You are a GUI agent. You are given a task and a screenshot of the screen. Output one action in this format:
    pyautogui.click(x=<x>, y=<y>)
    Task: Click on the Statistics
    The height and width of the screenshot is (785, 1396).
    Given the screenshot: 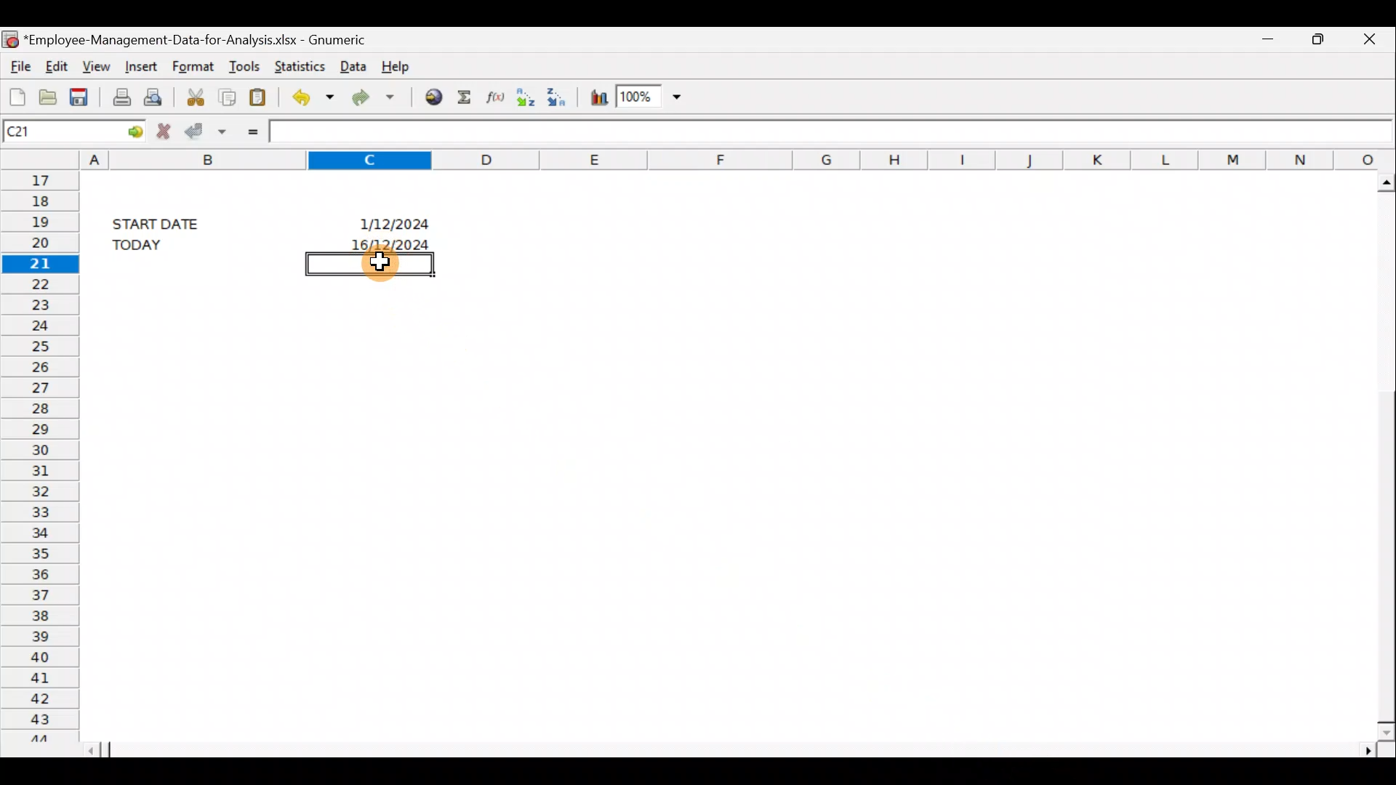 What is the action you would take?
    pyautogui.click(x=297, y=65)
    